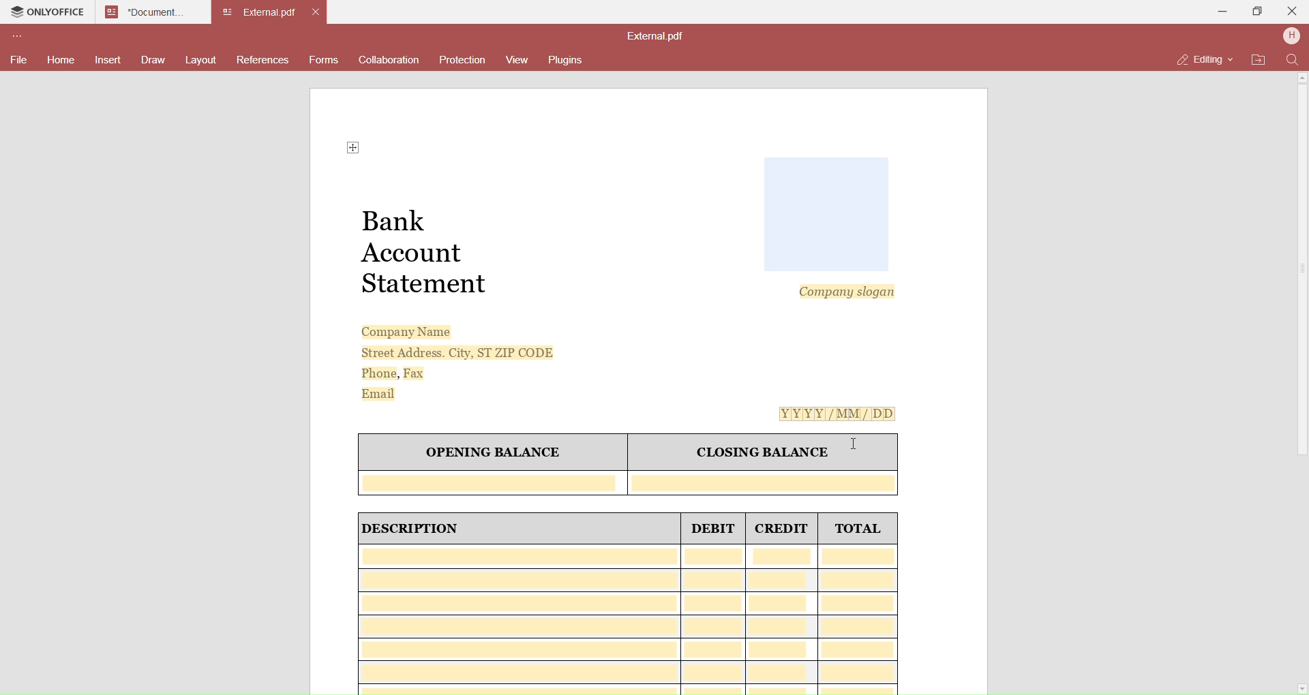  I want to click on Home, so click(59, 60).